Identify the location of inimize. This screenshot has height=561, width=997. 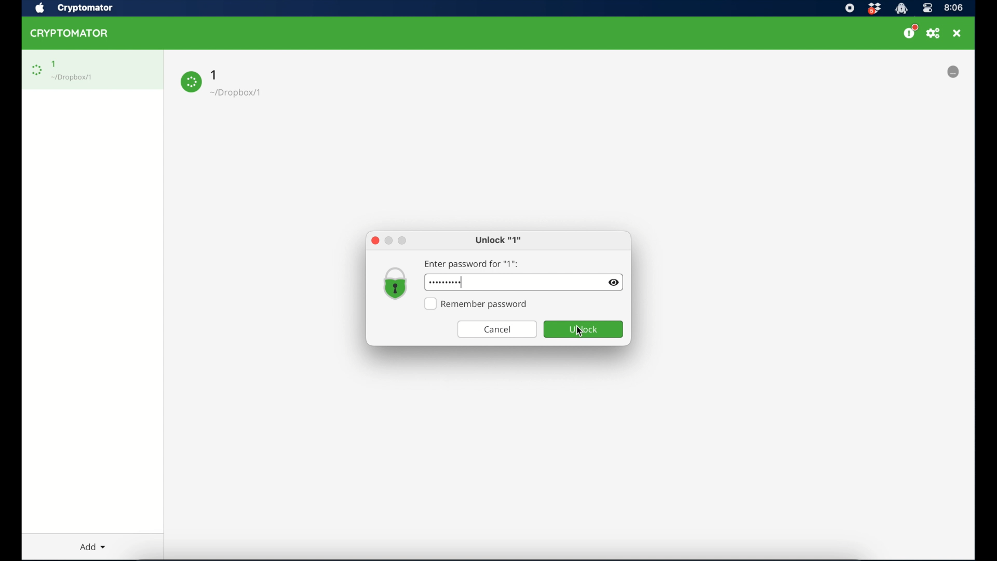
(389, 241).